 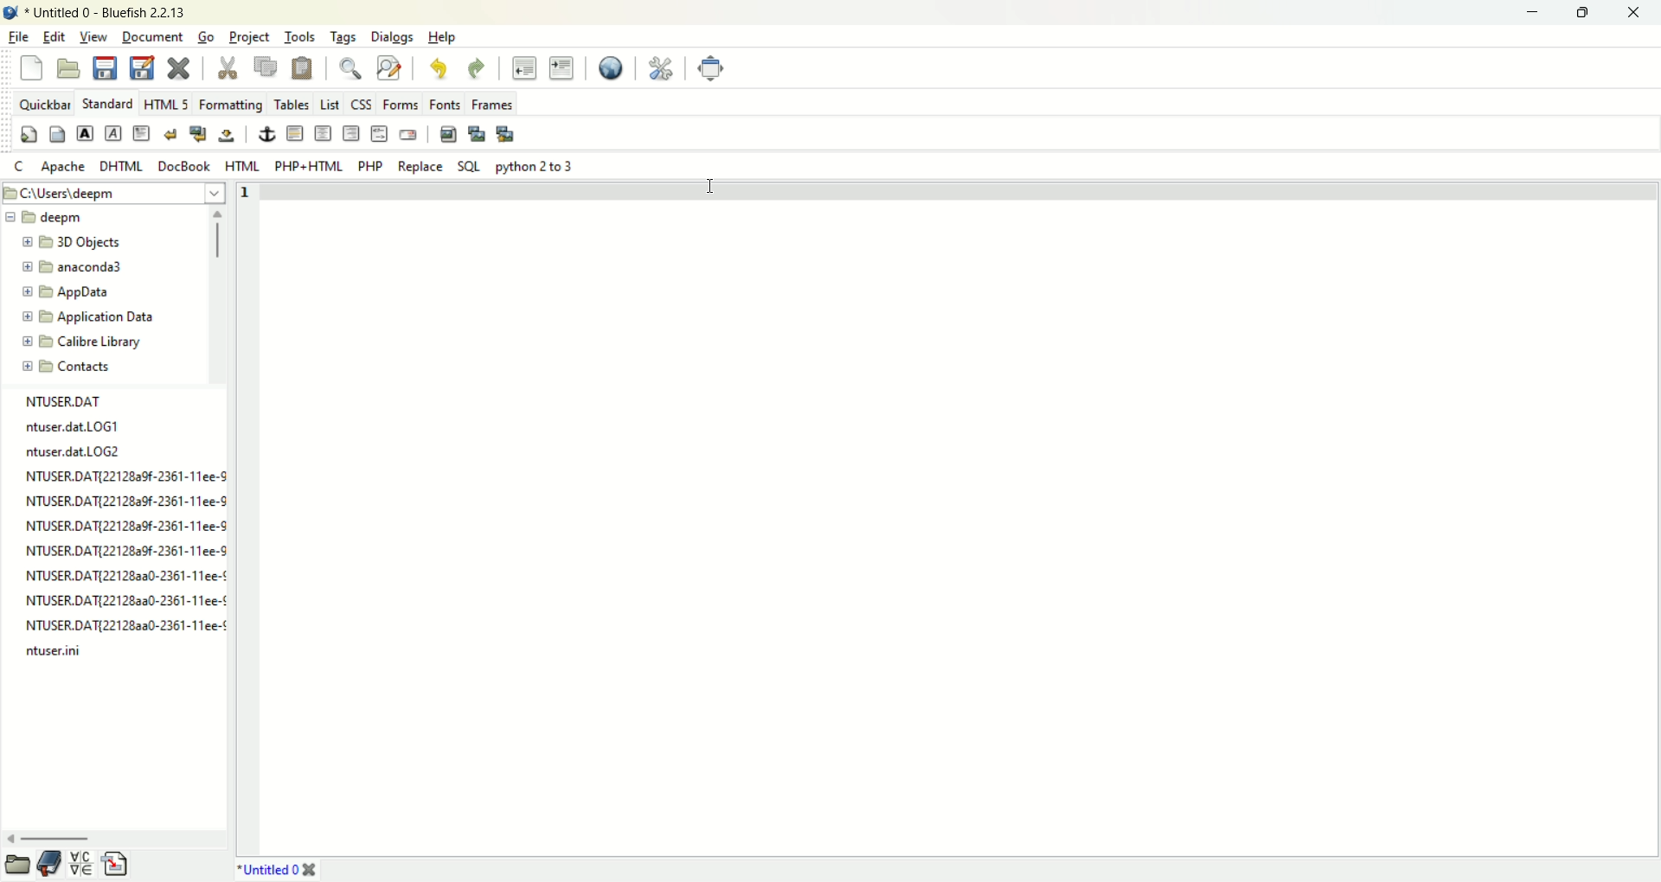 I want to click on undo , so click(x=438, y=69).